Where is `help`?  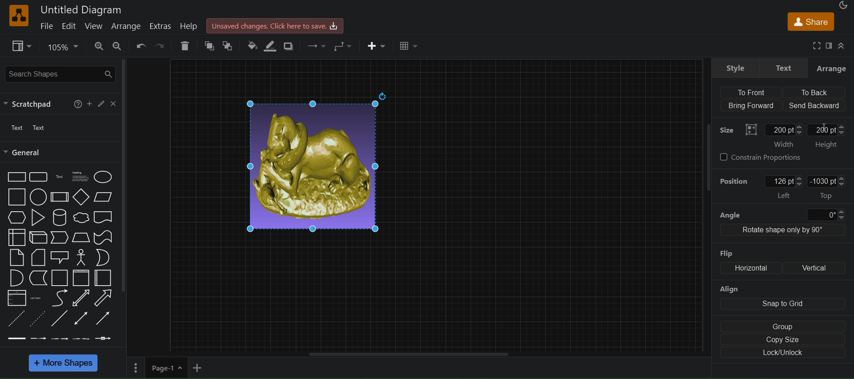
help is located at coordinates (77, 104).